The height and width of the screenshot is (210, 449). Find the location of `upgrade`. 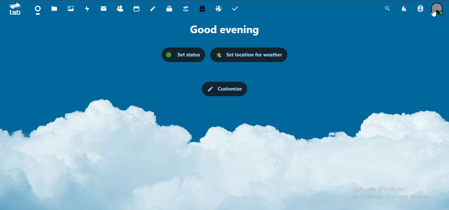

upgrade is located at coordinates (187, 10).